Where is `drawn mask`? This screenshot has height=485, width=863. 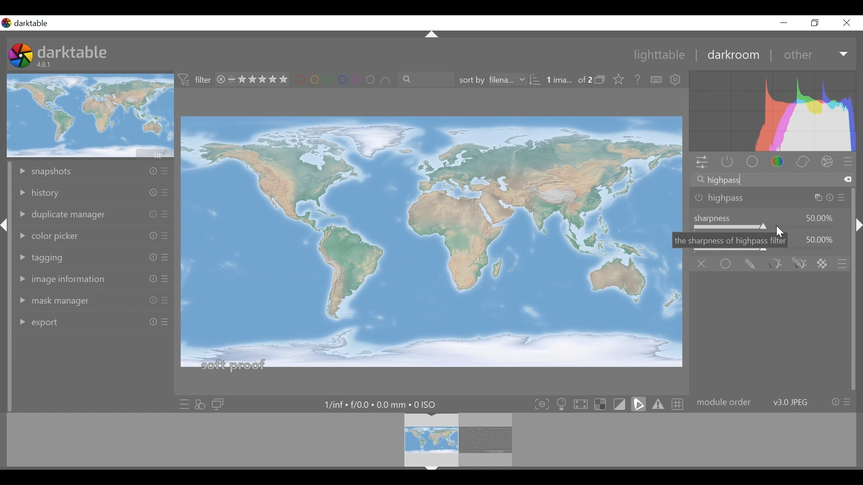
drawn mask is located at coordinates (749, 263).